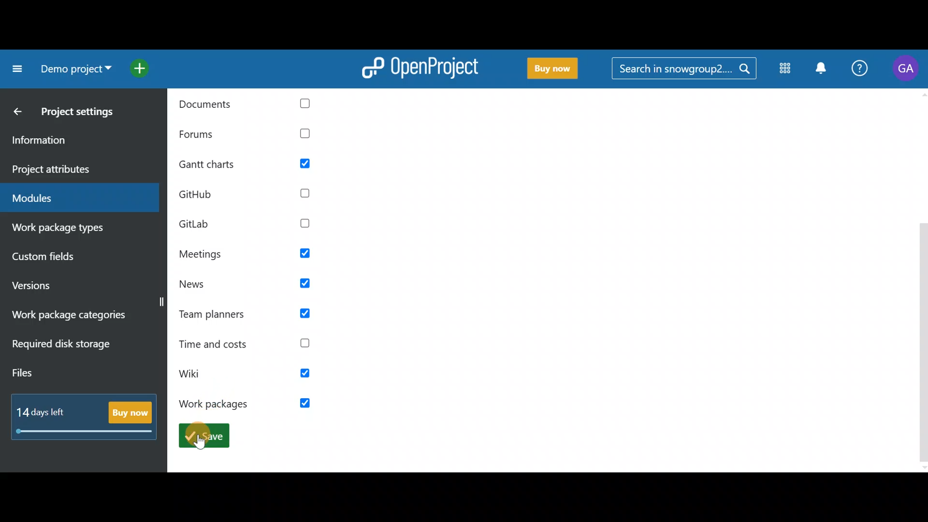 This screenshot has height=522, width=928. Describe the element at coordinates (786, 69) in the screenshot. I see `Modules` at that location.